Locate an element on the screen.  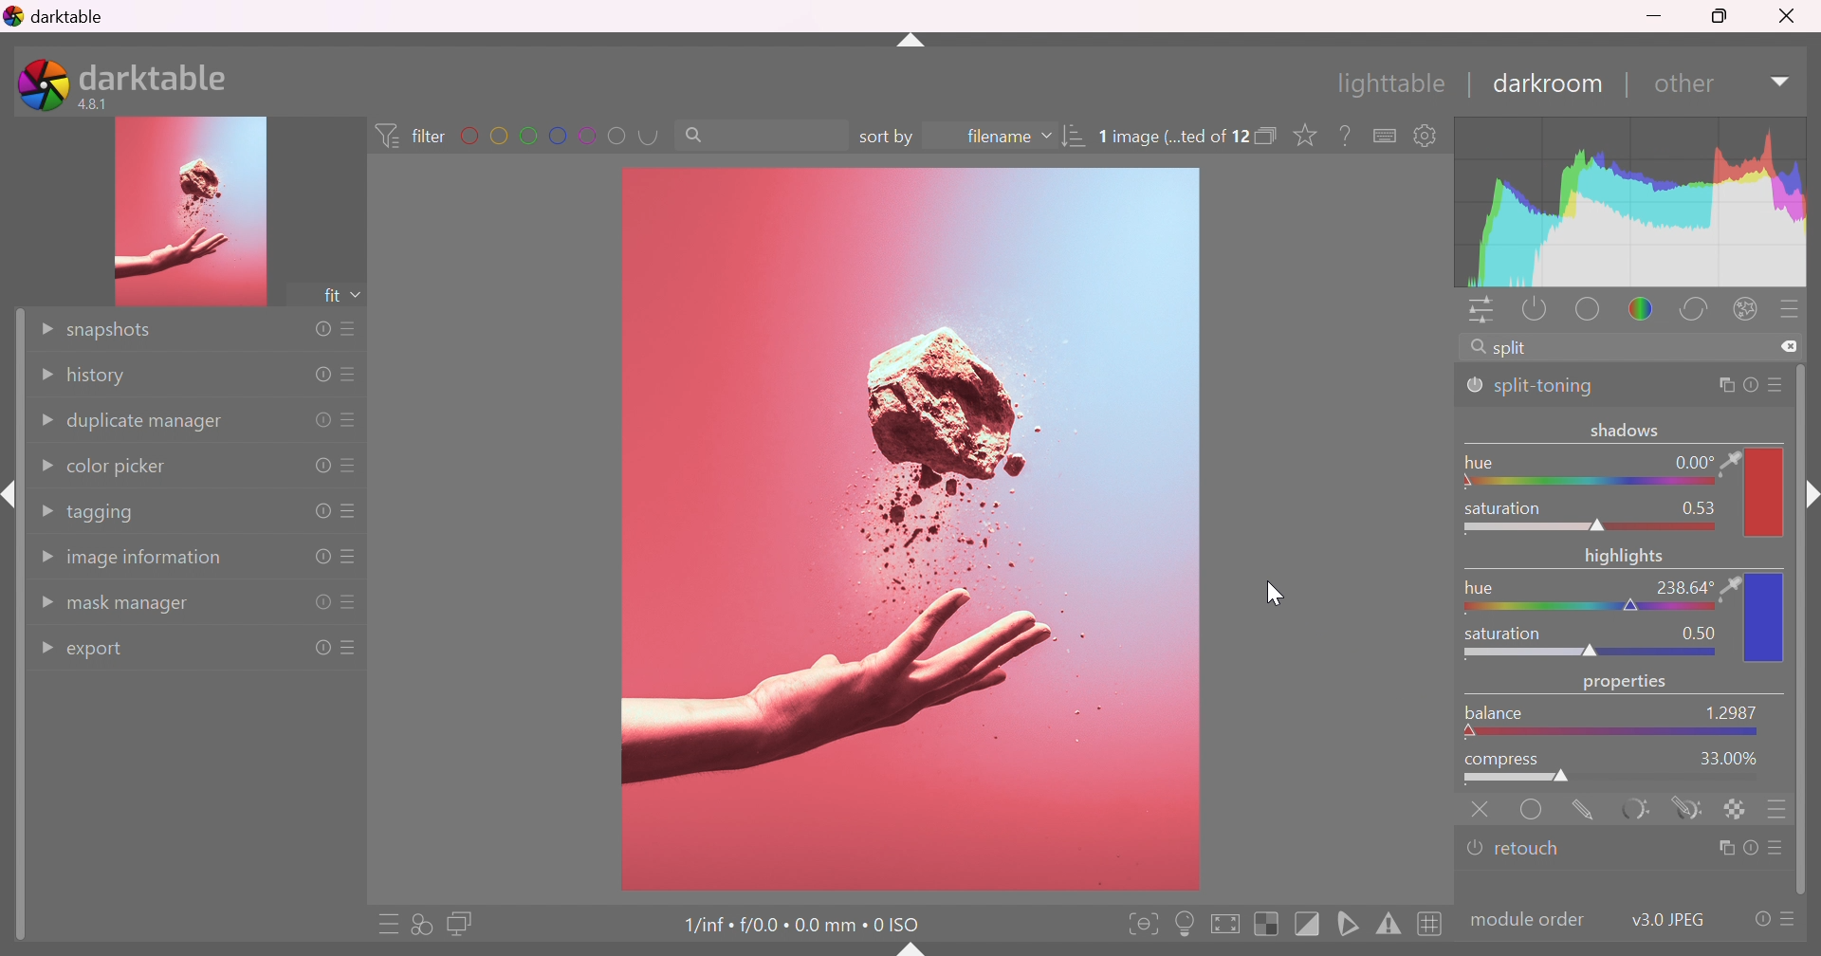
presets is located at coordinates (354, 420).